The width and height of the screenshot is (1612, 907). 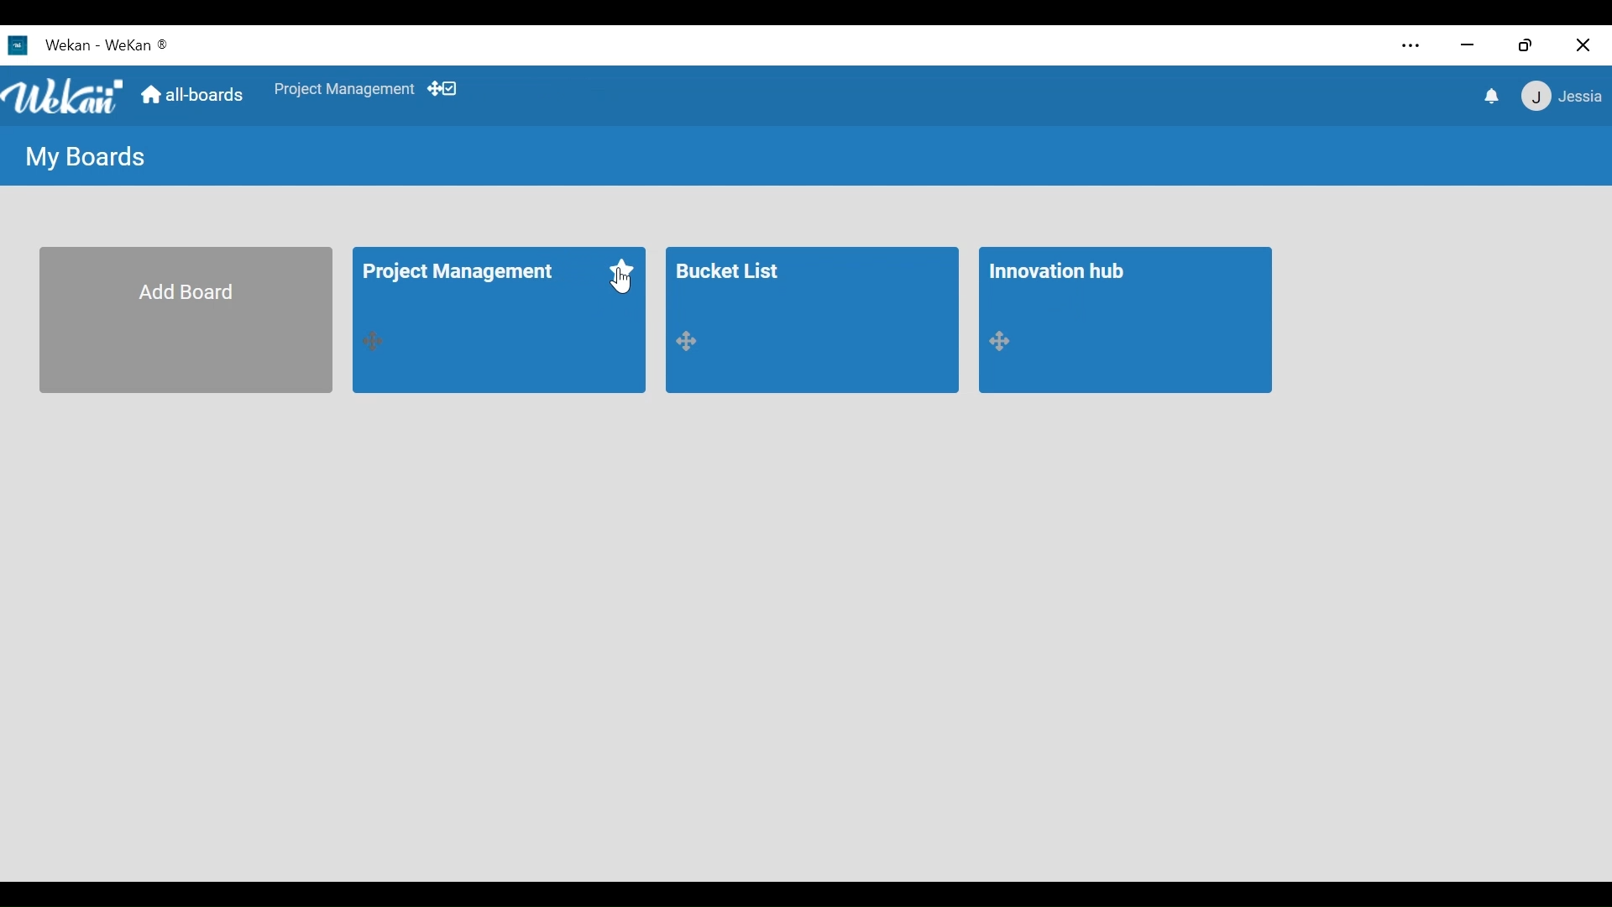 What do you see at coordinates (137, 44) in the screenshot?
I see `Wekan` at bounding box center [137, 44].